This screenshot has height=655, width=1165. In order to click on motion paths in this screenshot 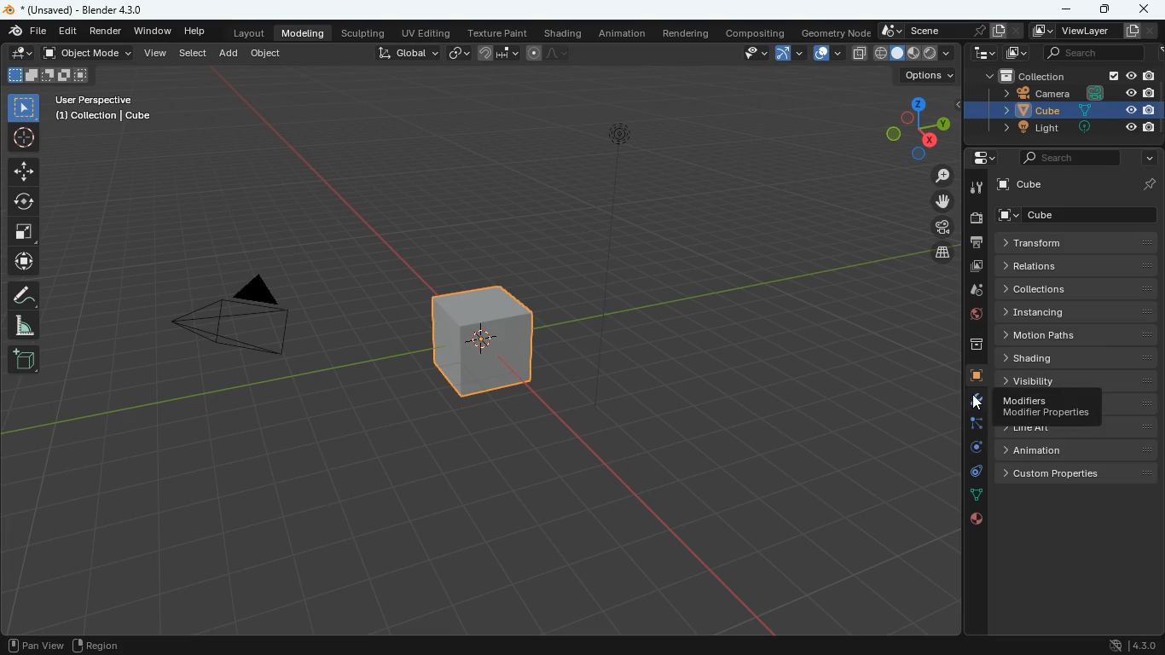, I will do `click(1077, 335)`.